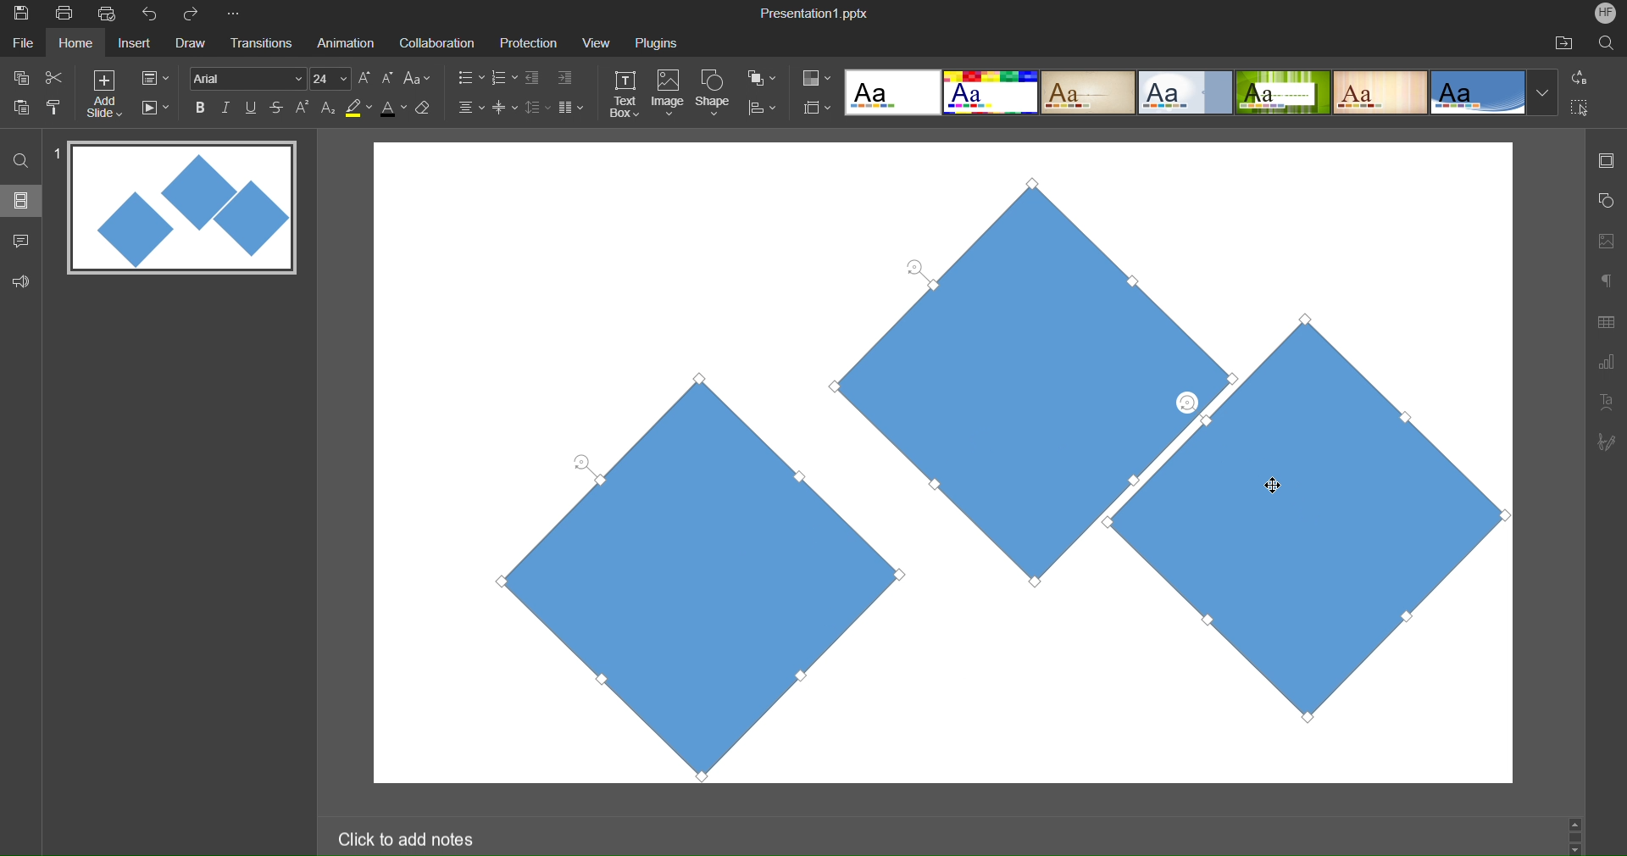 This screenshot has width=1627, height=856. I want to click on Slide Settings, so click(1604, 160).